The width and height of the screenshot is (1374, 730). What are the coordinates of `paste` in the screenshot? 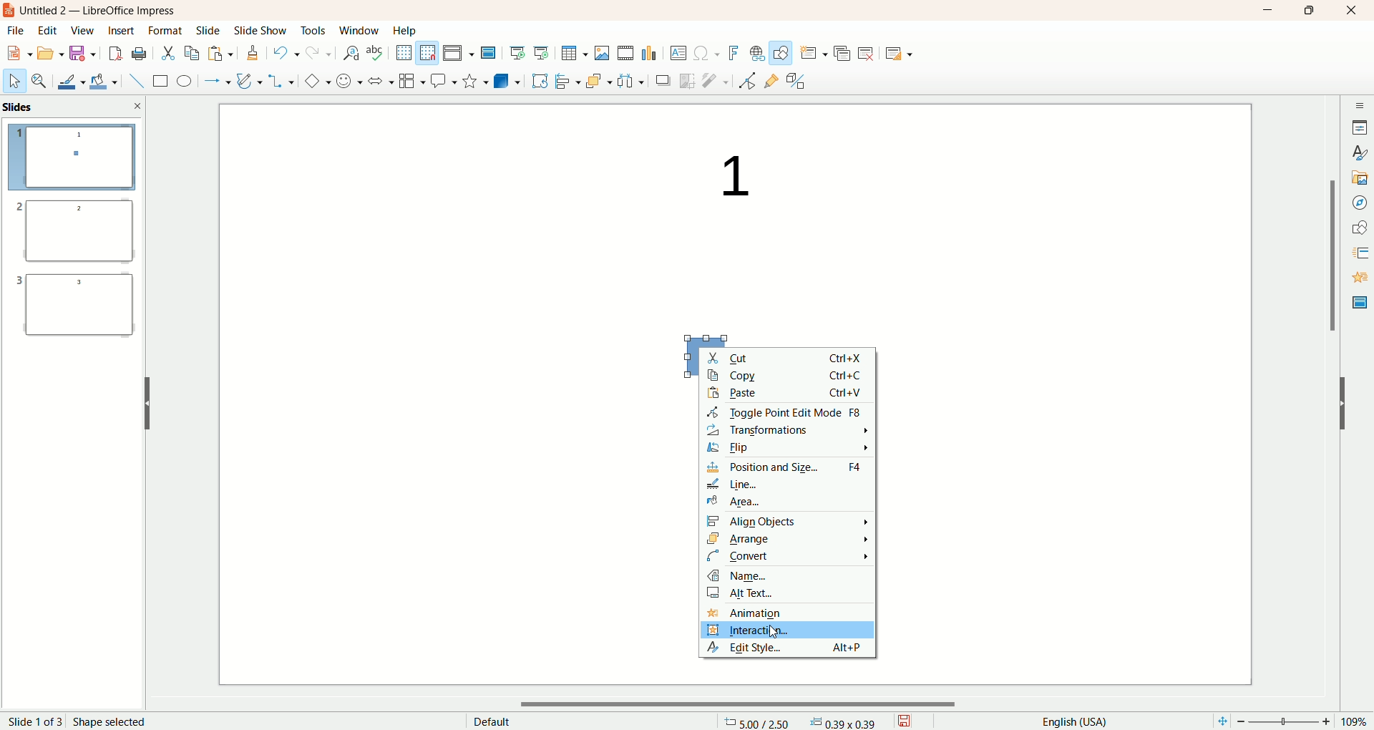 It's located at (740, 394).